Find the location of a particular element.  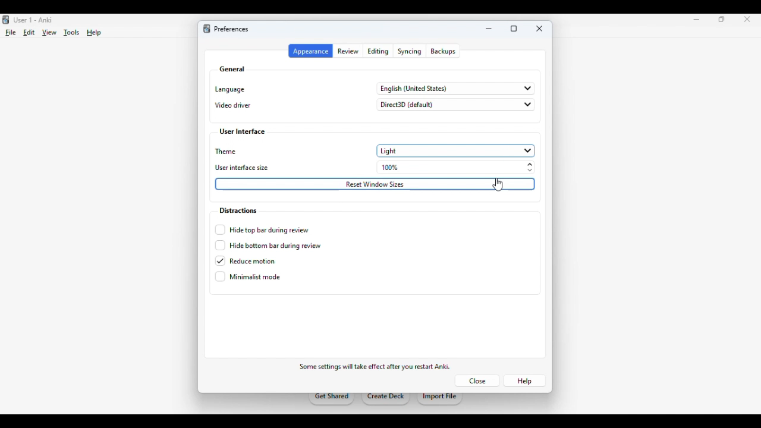

backups is located at coordinates (443, 51).